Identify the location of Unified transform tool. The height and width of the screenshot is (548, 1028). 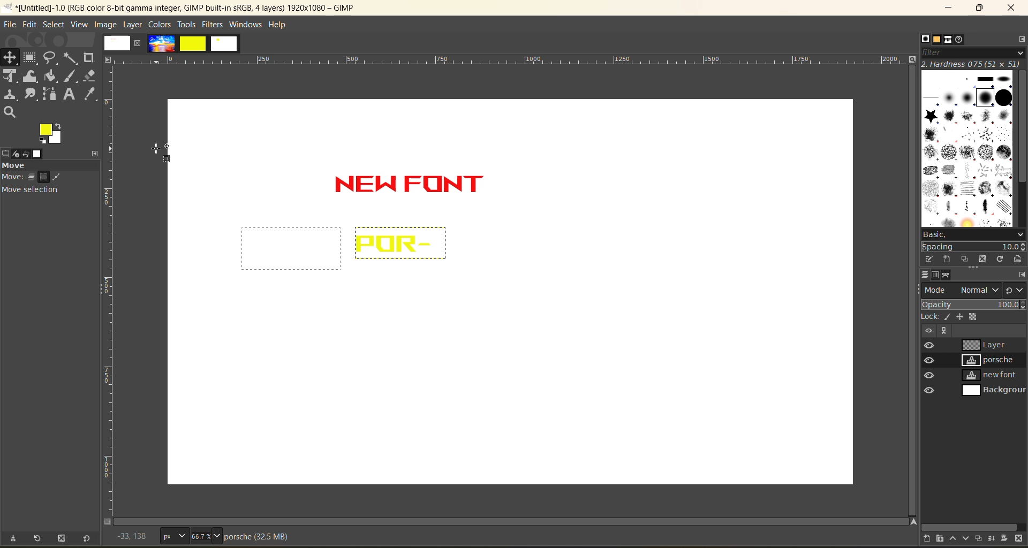
(10, 77).